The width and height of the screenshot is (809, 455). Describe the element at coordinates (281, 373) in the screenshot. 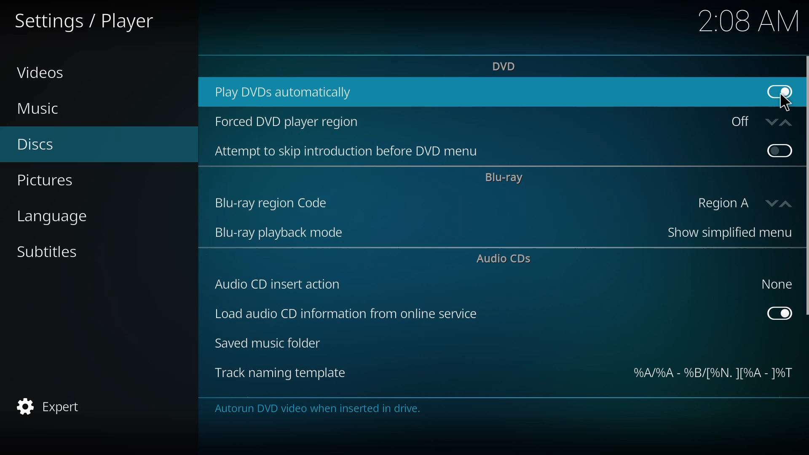

I see `track naming template` at that location.